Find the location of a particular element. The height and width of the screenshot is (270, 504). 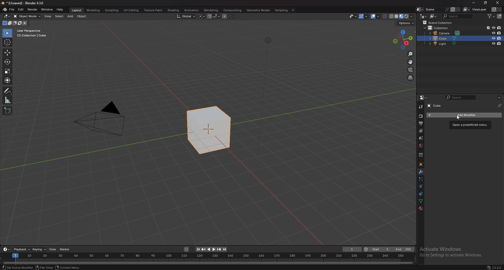

sculpting is located at coordinates (112, 10).